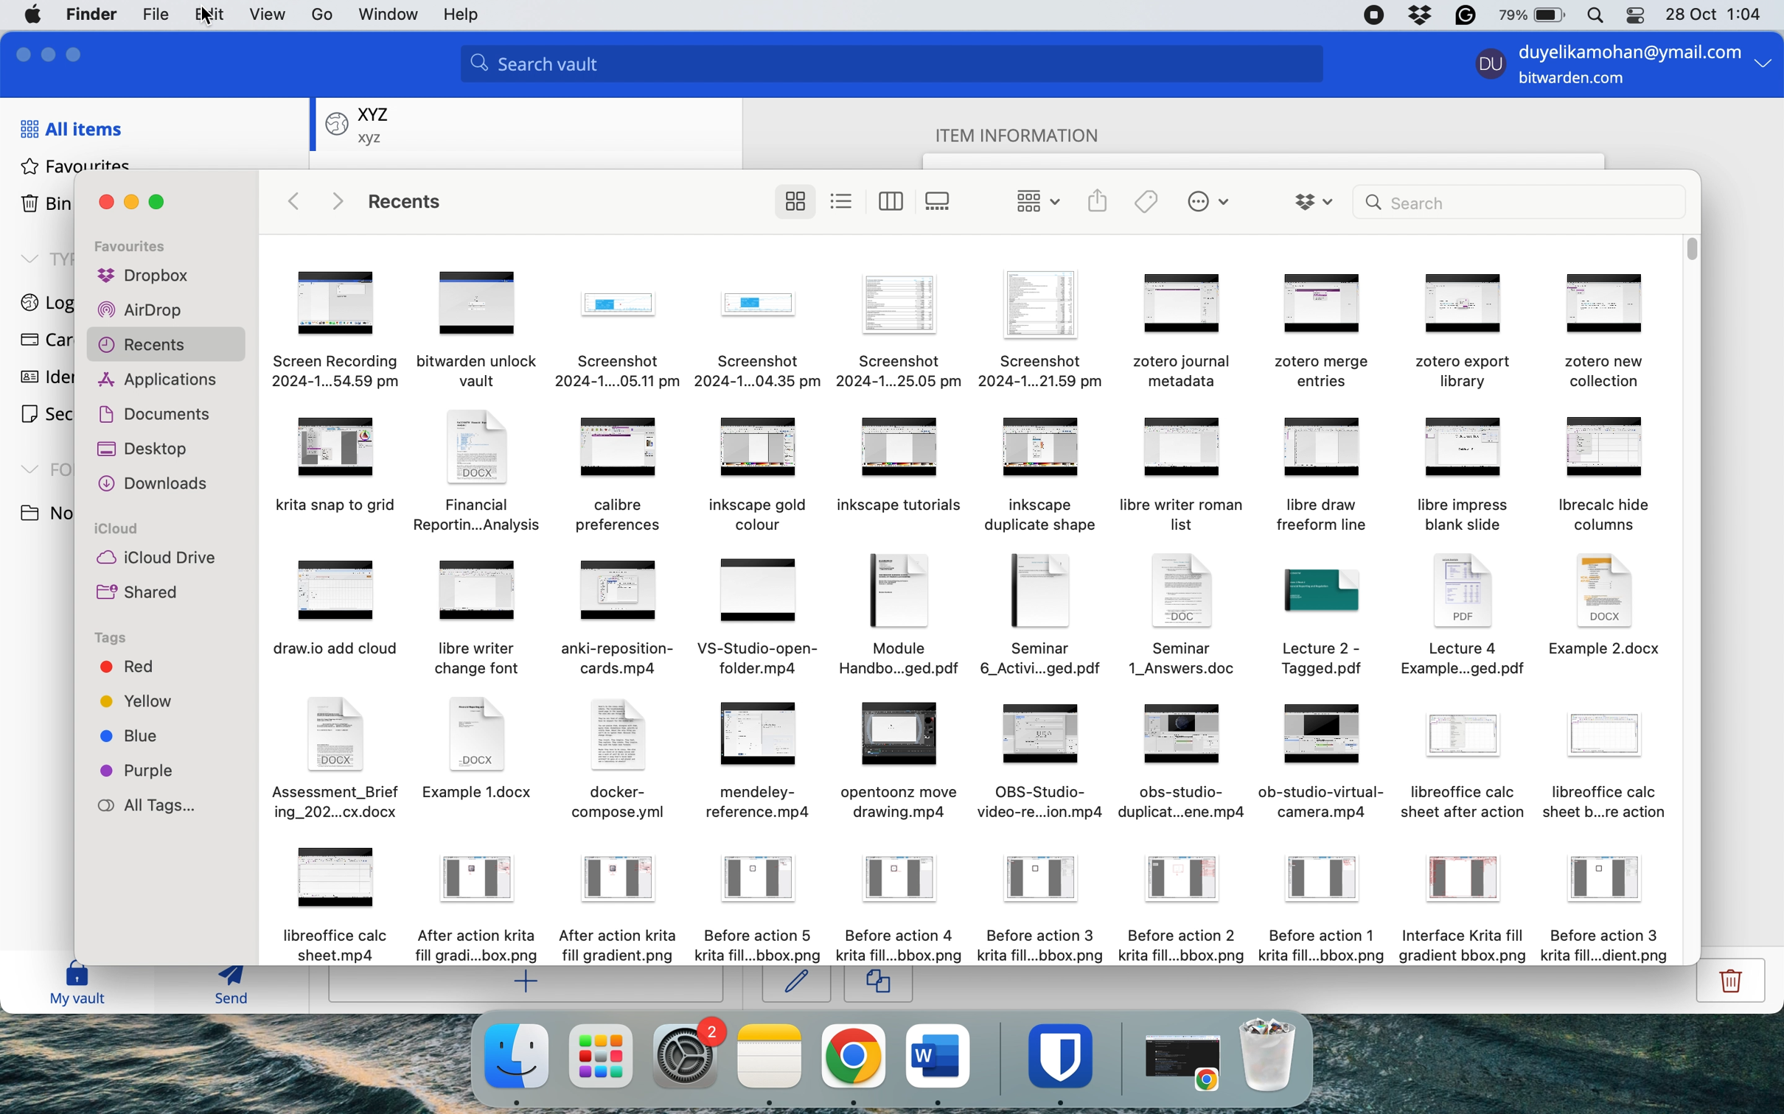 The height and width of the screenshot is (1114, 1784). Describe the element at coordinates (795, 983) in the screenshot. I see `edit` at that location.